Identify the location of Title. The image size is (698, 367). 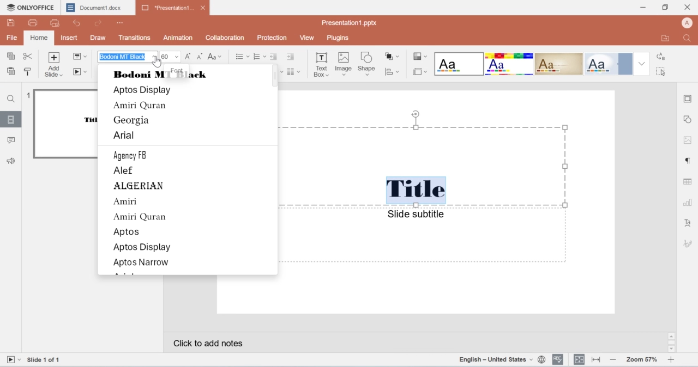
(416, 189).